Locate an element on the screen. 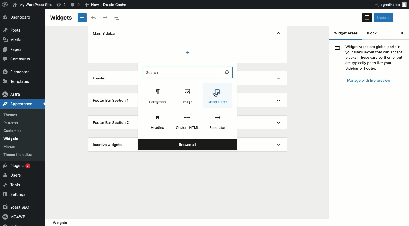   Yoast SEO  is located at coordinates (20, 206).